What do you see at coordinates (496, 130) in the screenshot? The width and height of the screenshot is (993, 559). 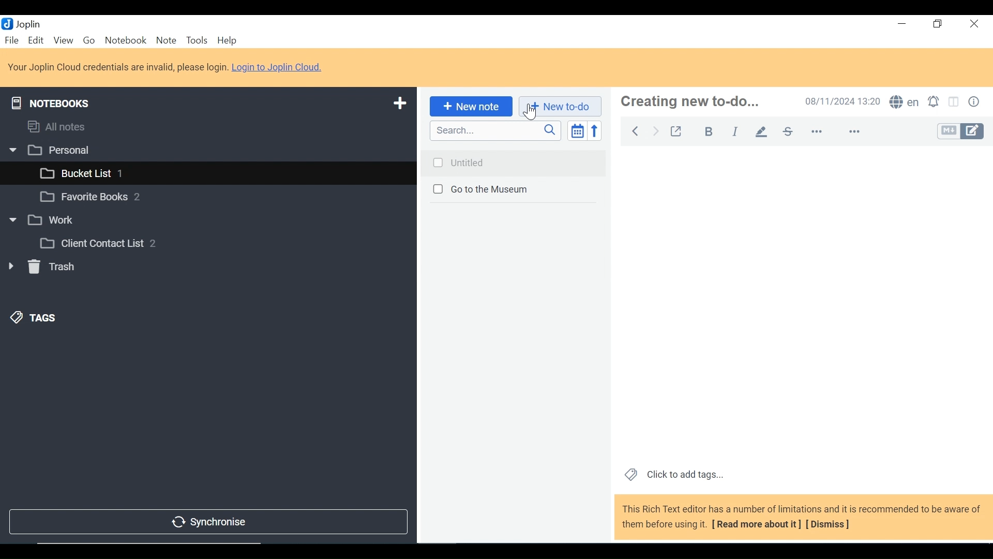 I see `SEARCH` at bounding box center [496, 130].